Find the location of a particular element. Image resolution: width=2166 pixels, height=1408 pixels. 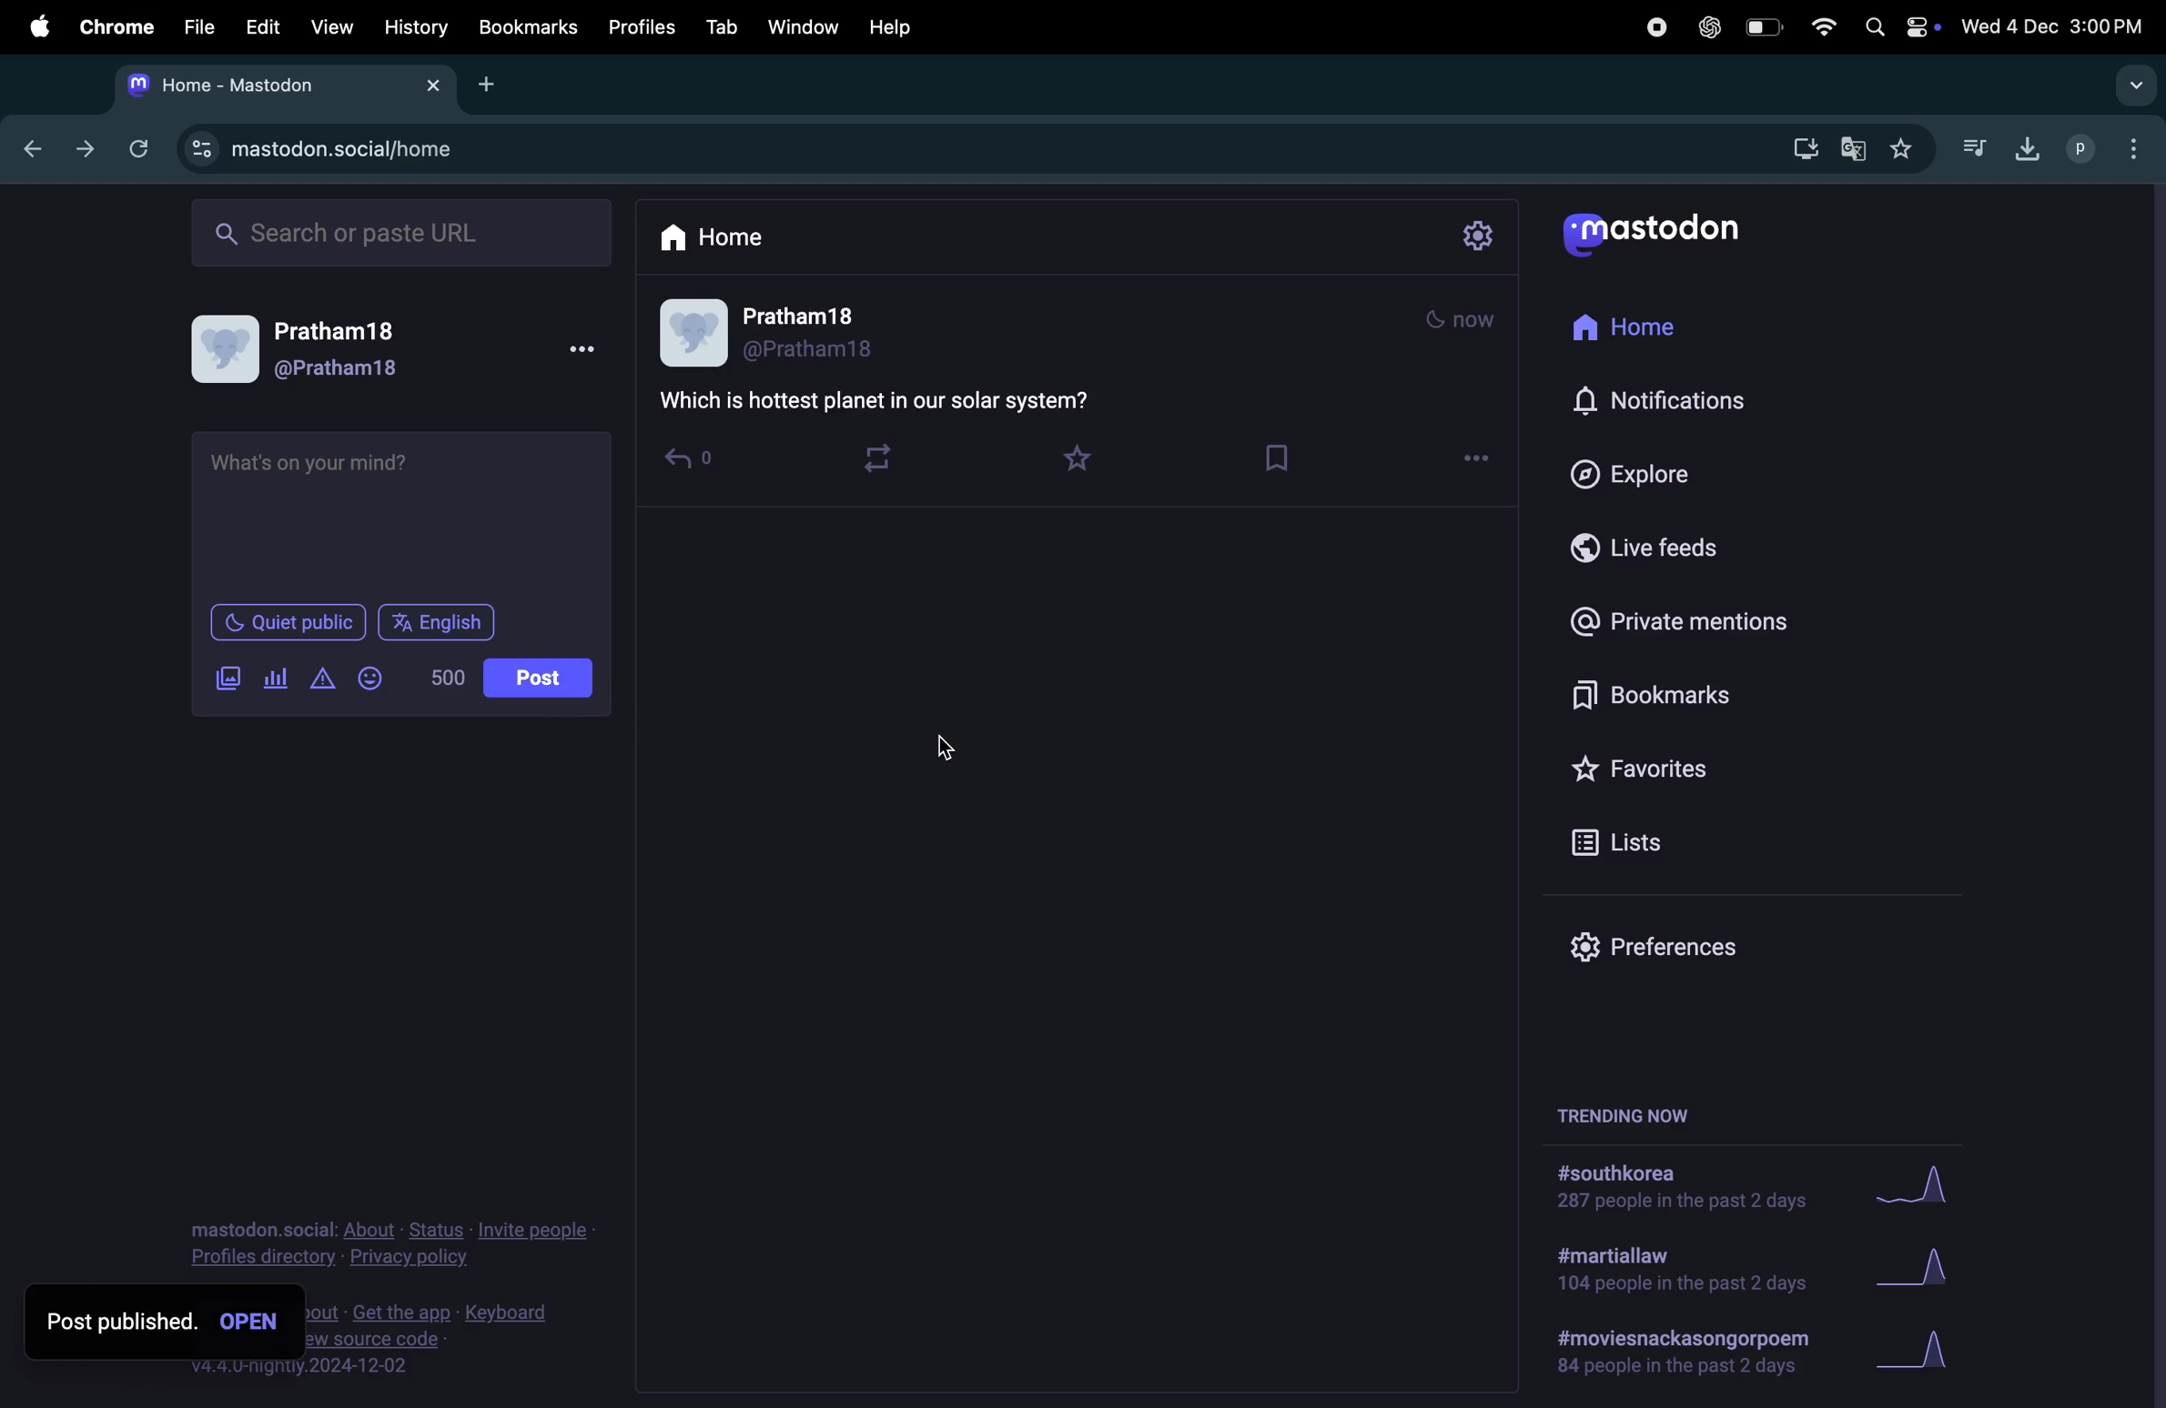

user profile is located at coordinates (394, 351).